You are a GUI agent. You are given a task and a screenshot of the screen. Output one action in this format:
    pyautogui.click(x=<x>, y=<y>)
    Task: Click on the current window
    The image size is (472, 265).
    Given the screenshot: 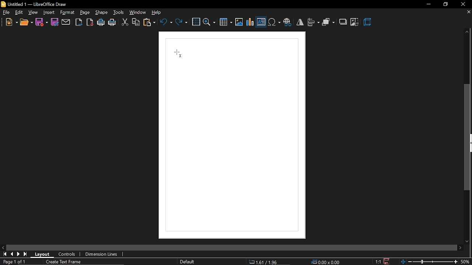 What is the action you would take?
    pyautogui.click(x=35, y=4)
    